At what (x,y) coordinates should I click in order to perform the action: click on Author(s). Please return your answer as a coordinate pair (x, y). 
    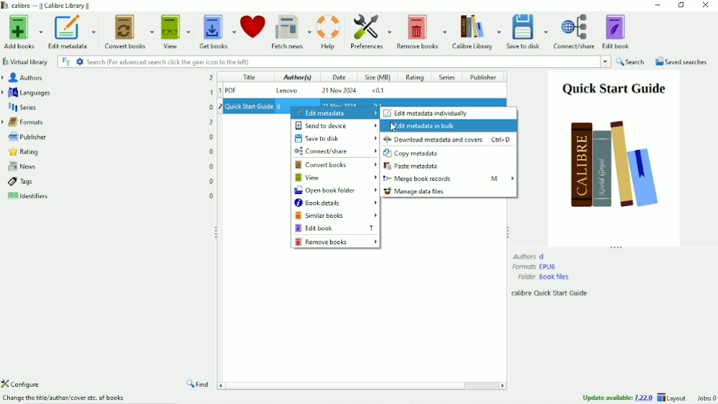
    Looking at the image, I should click on (294, 78).